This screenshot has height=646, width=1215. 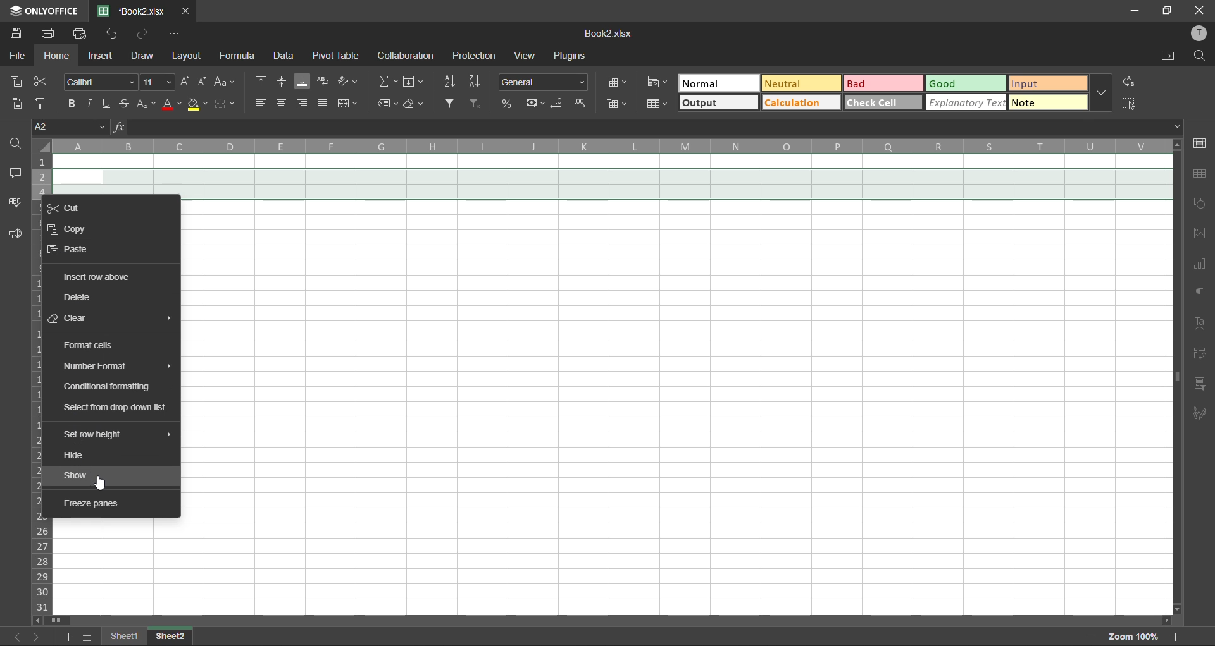 I want to click on underline, so click(x=108, y=102).